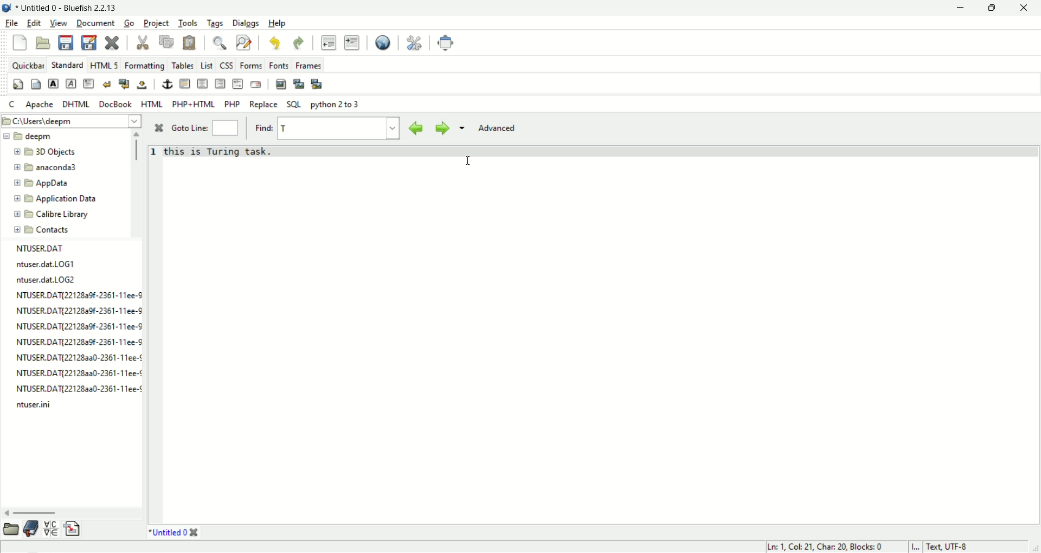  What do you see at coordinates (161, 128) in the screenshot?
I see `close` at bounding box center [161, 128].